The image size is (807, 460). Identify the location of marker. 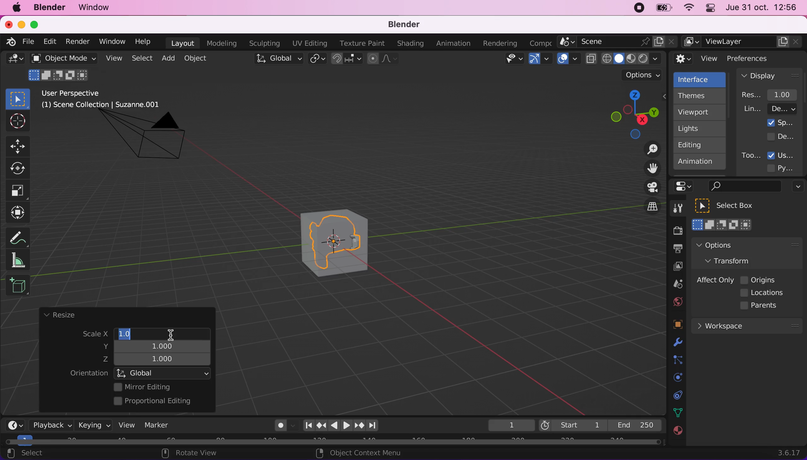
(157, 425).